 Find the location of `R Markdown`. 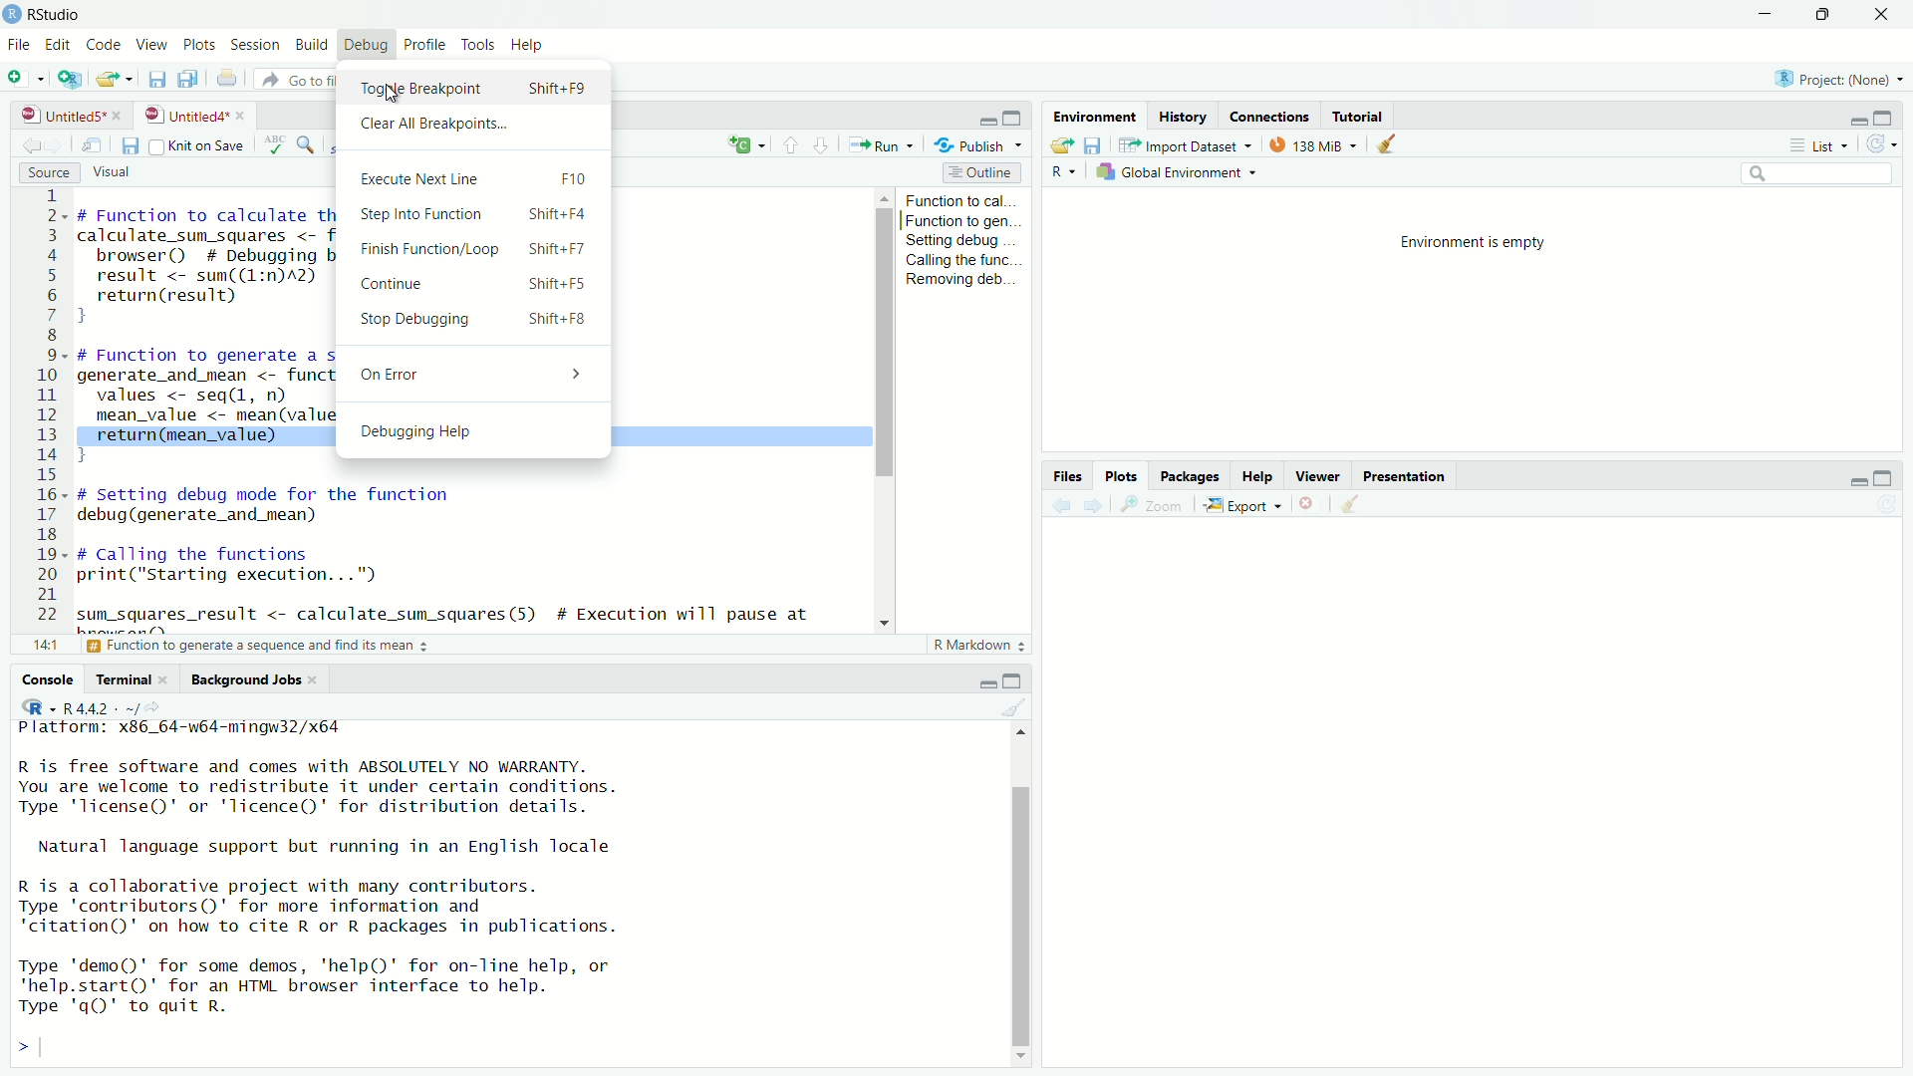

R Markdown is located at coordinates (973, 641).